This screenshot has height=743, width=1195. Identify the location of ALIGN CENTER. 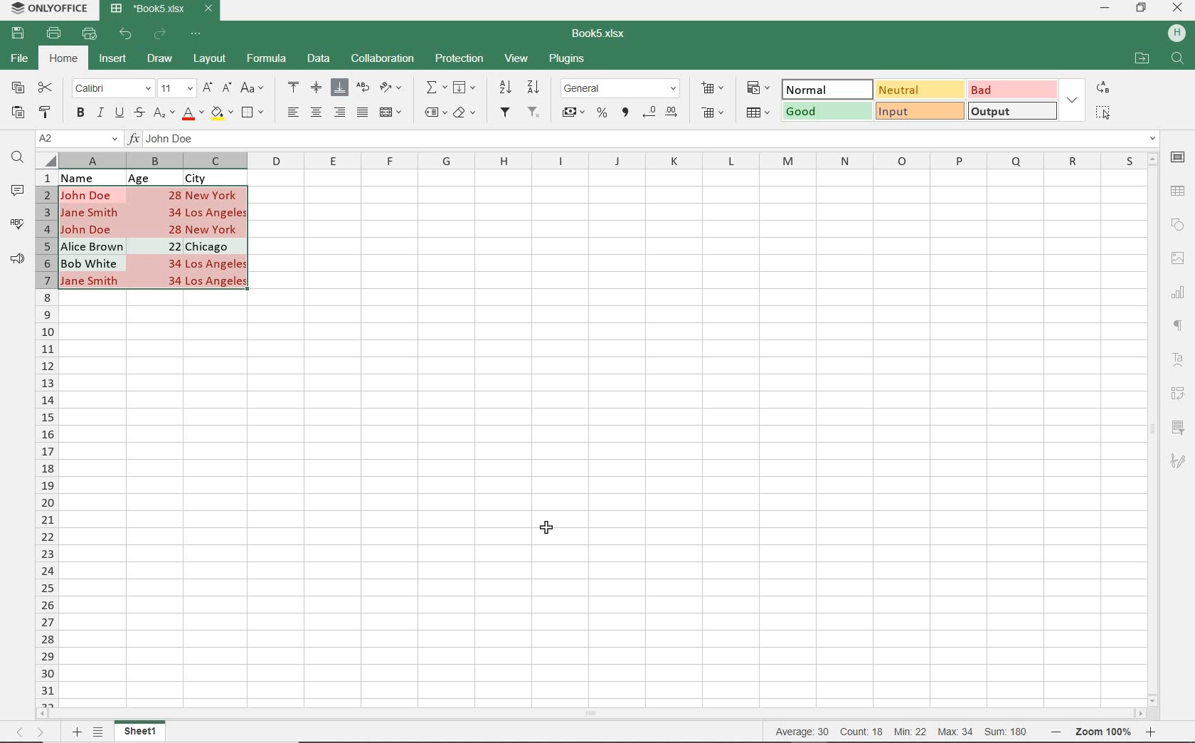
(315, 113).